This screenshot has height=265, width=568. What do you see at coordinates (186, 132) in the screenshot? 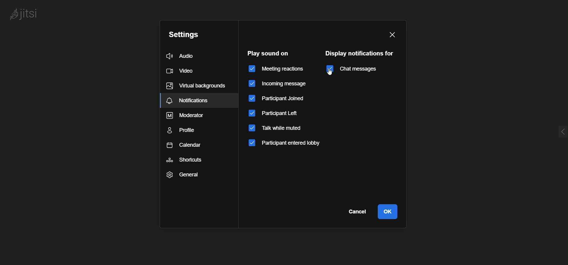
I see `profile` at bounding box center [186, 132].